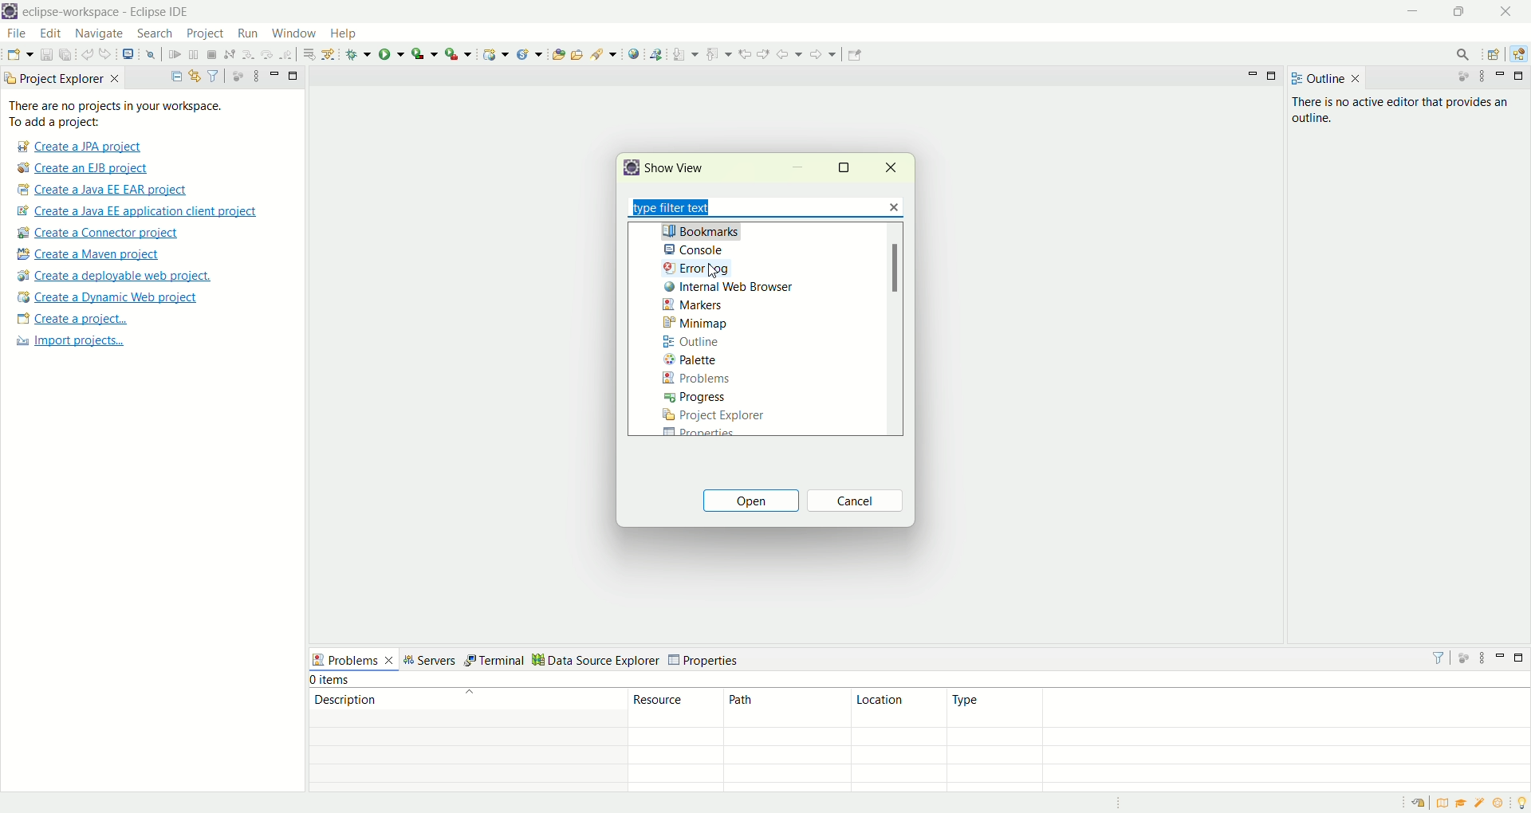 The image size is (1531, 813). I want to click on minimize, so click(1250, 76).